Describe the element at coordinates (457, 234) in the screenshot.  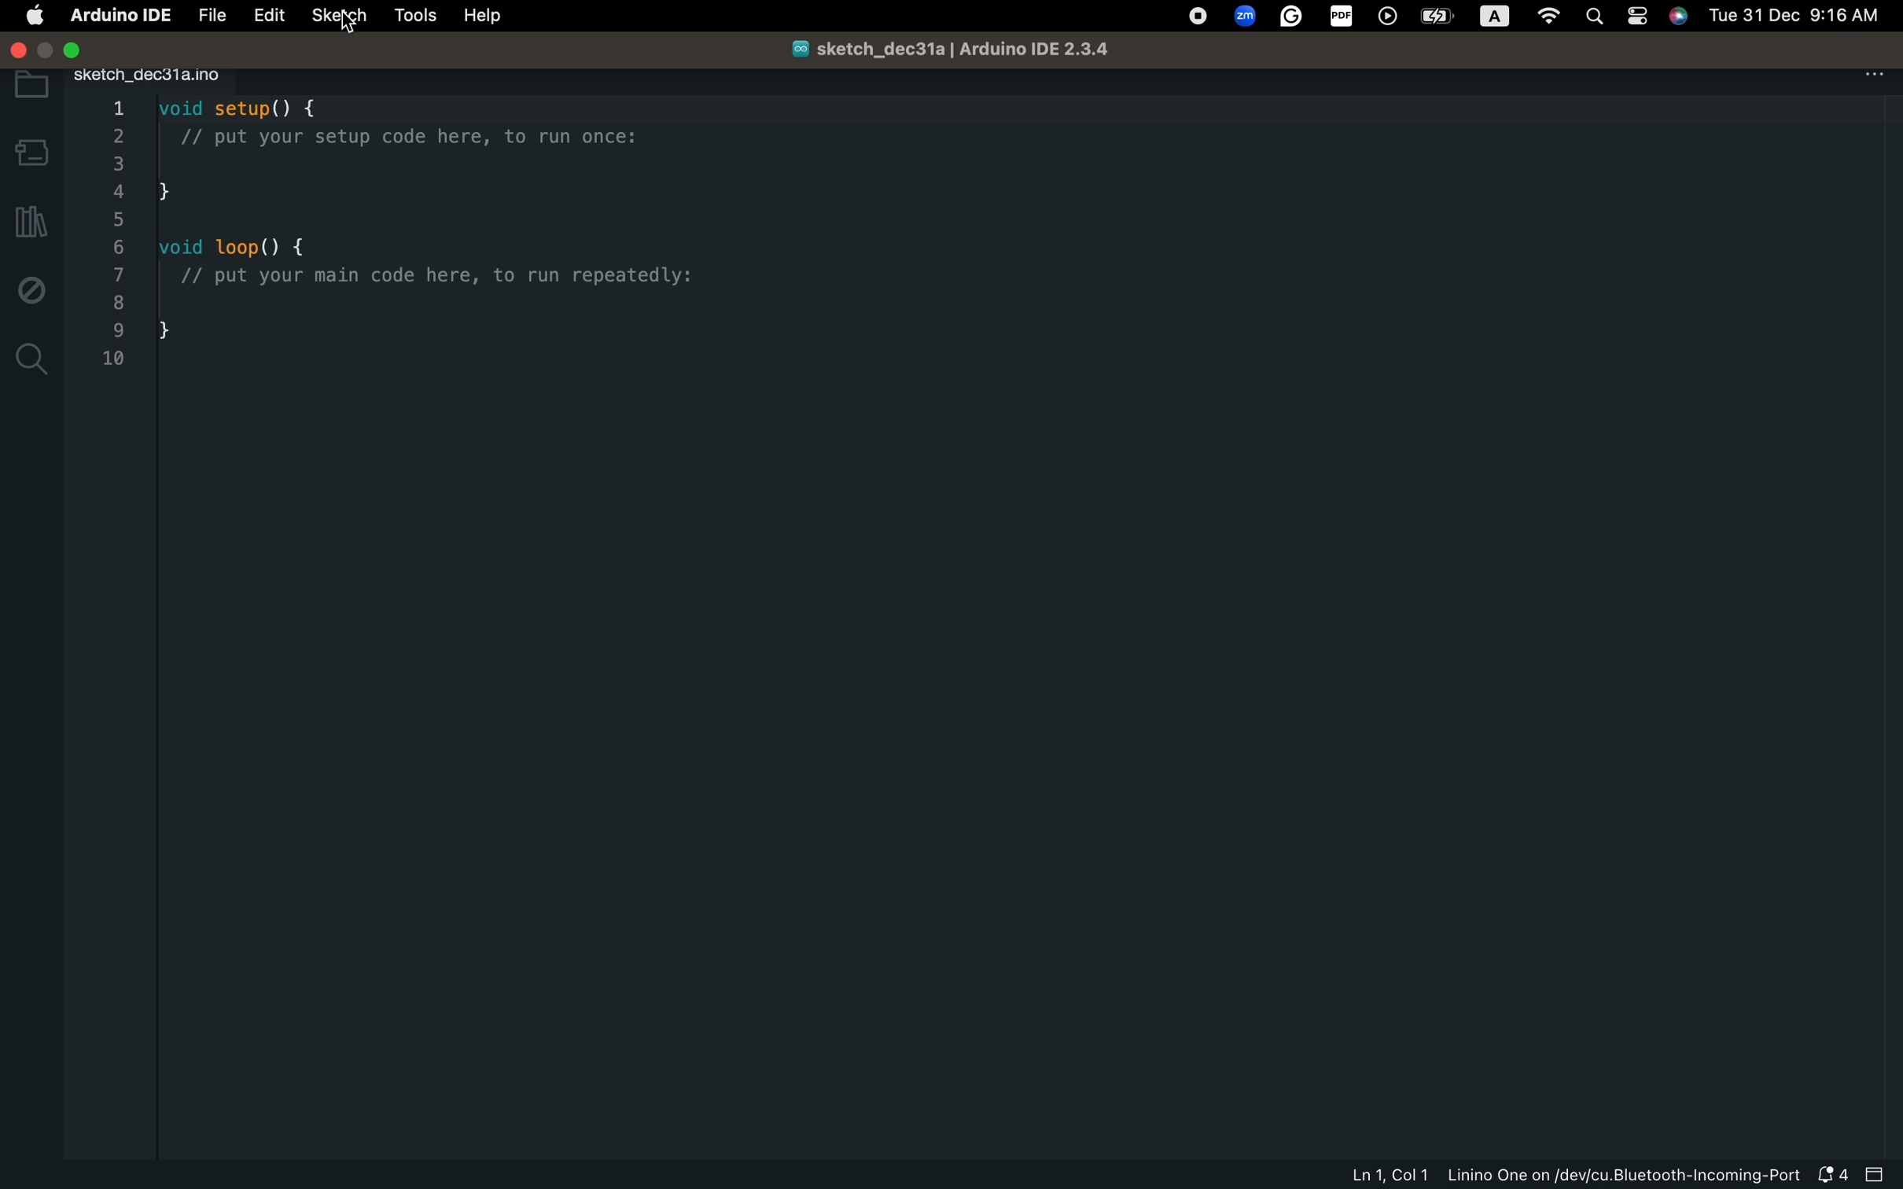
I see `code` at that location.